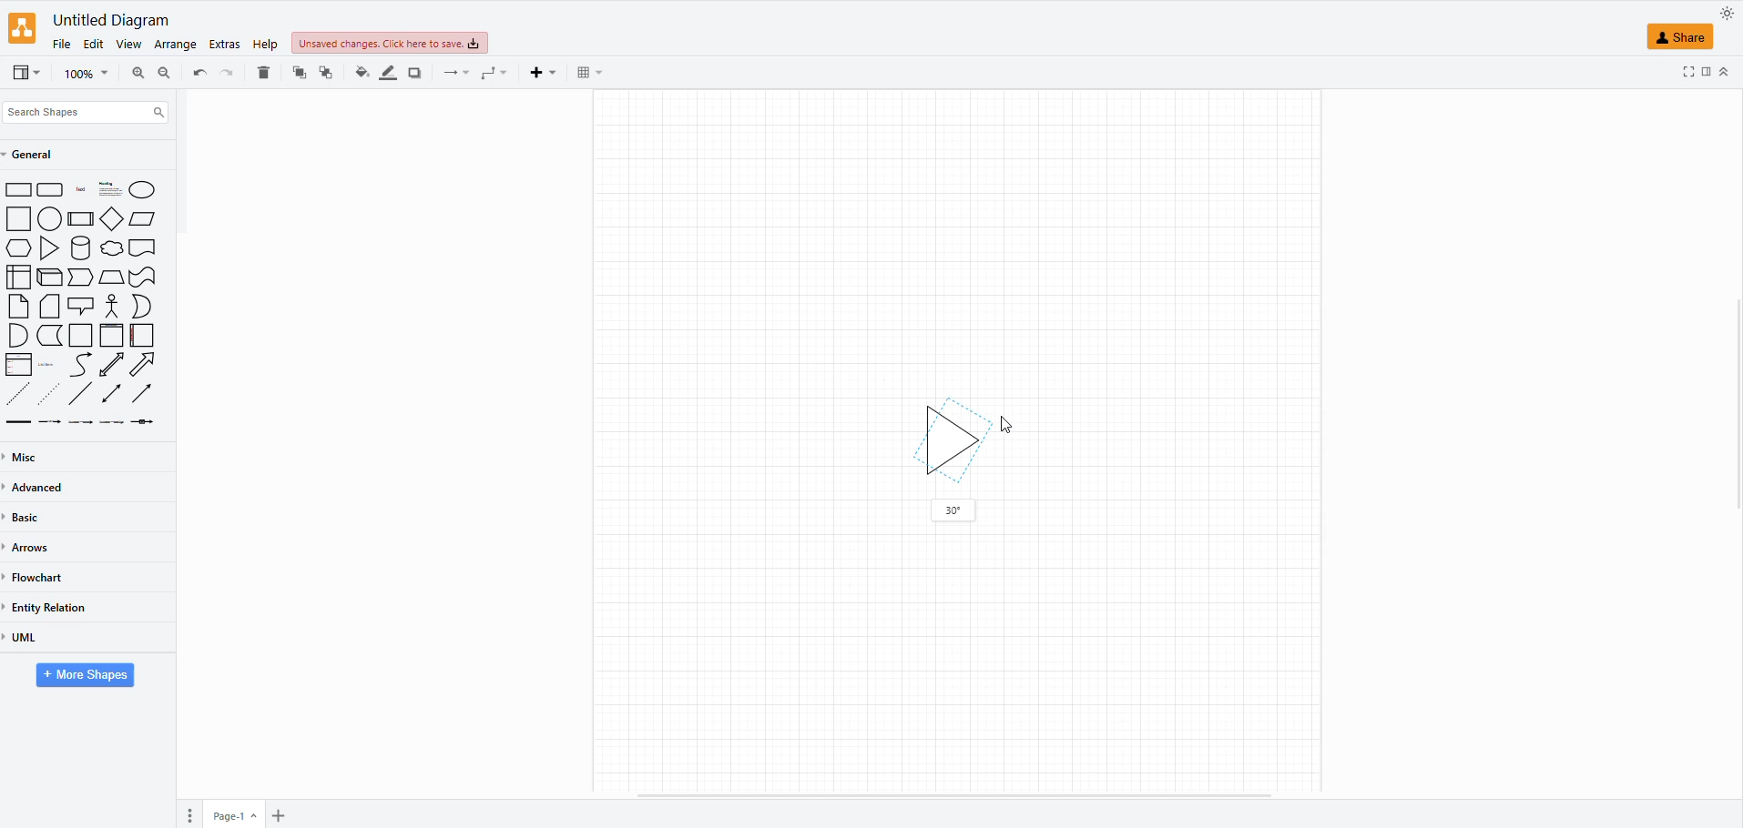 The width and height of the screenshot is (1743, 828). I want to click on Cube, so click(51, 278).